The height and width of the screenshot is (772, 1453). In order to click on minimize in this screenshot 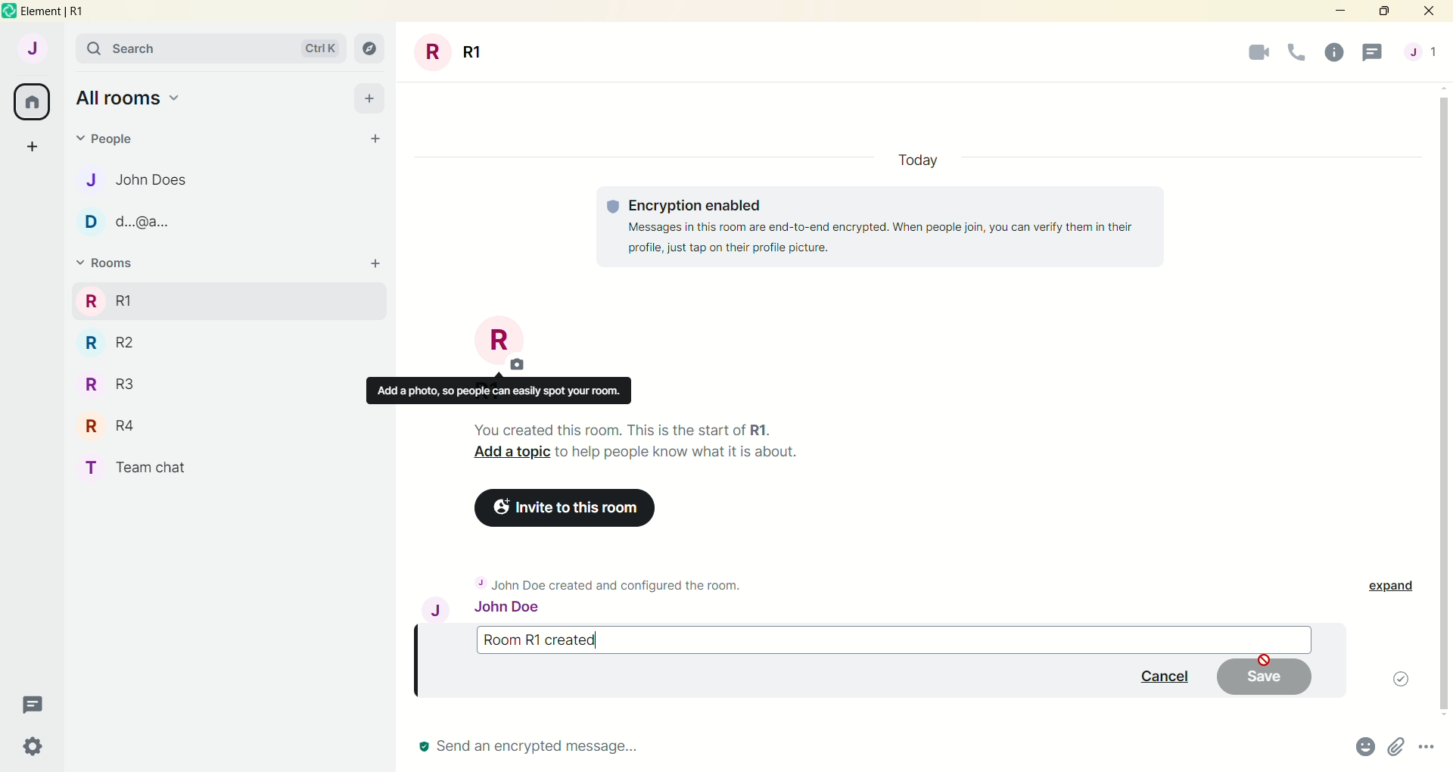, I will do `click(1338, 12)`.